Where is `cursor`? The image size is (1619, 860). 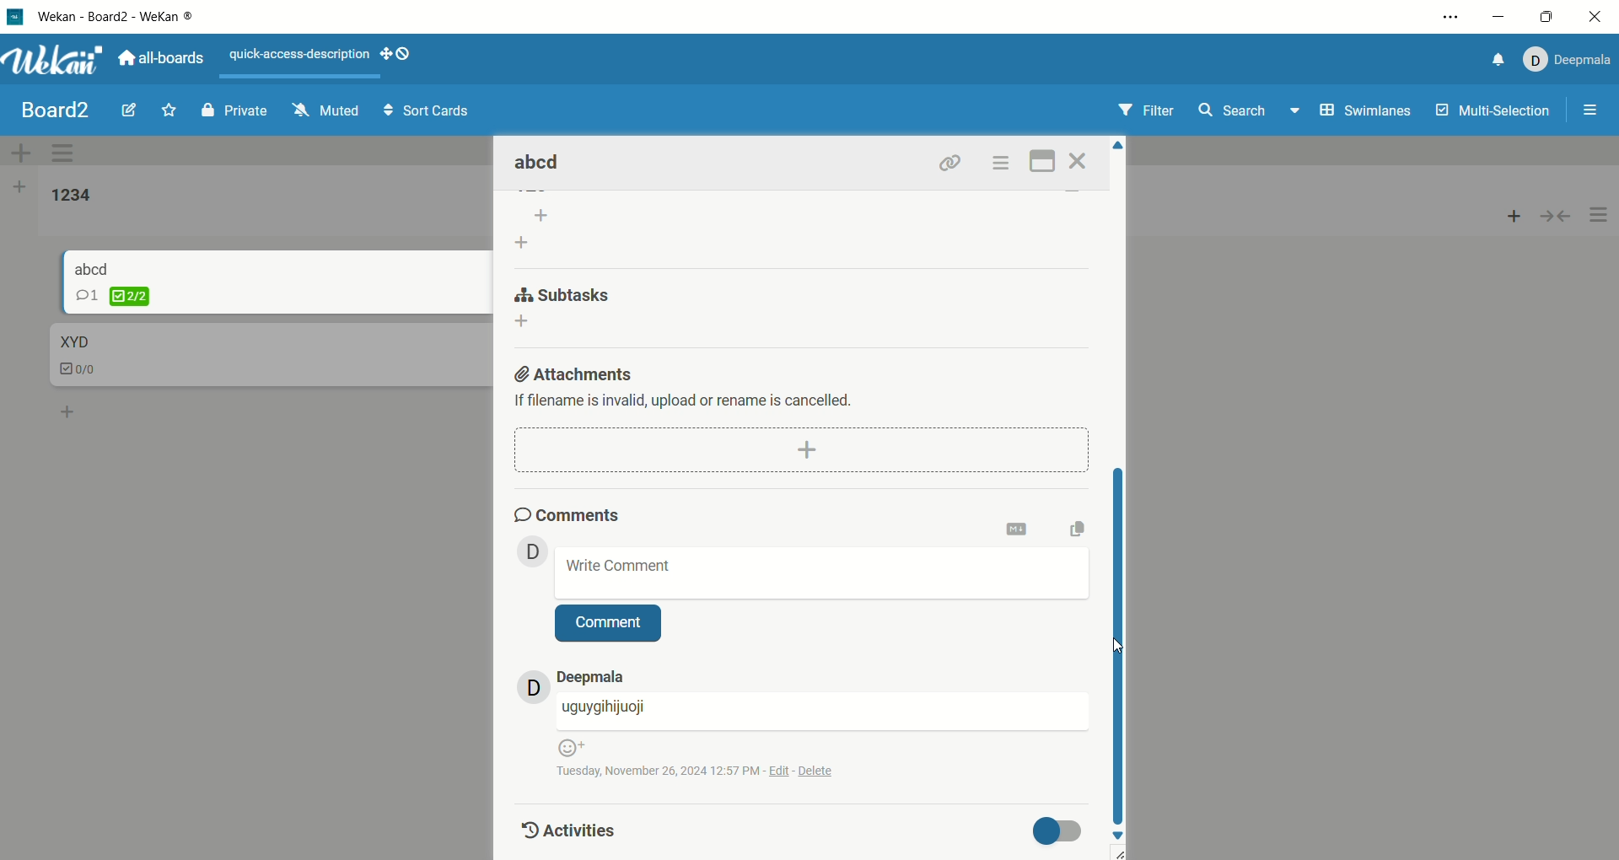 cursor is located at coordinates (1112, 648).